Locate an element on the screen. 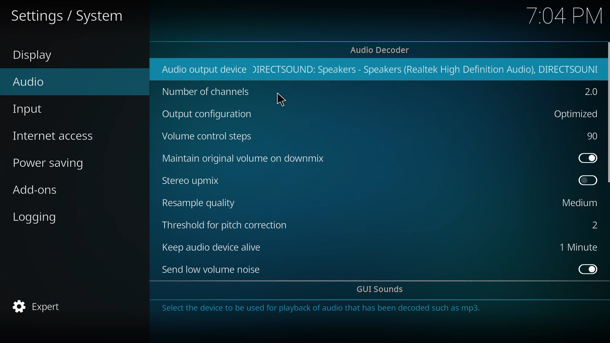  output configured is located at coordinates (428, 69).